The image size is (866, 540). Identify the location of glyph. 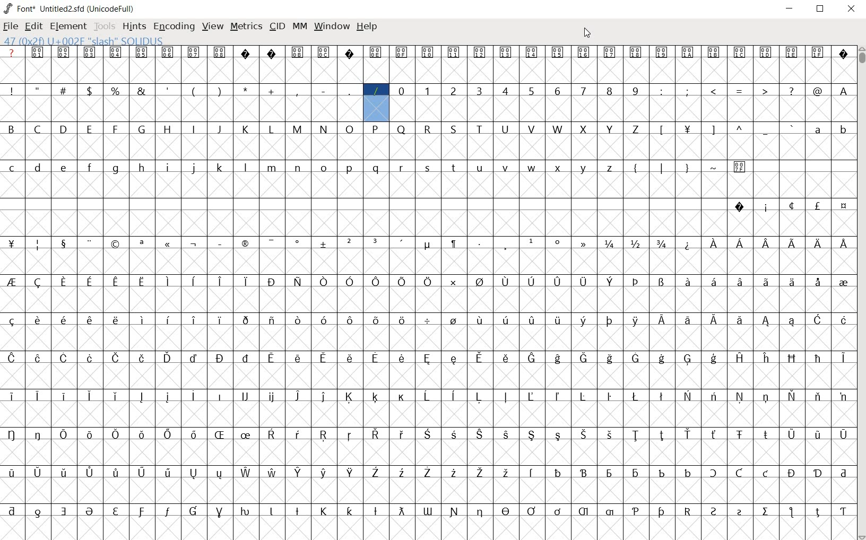
(844, 206).